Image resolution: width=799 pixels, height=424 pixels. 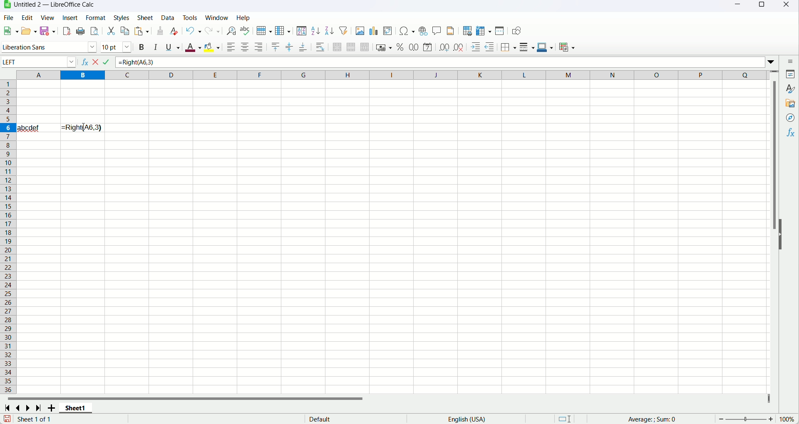 I want to click on open, so click(x=30, y=30).